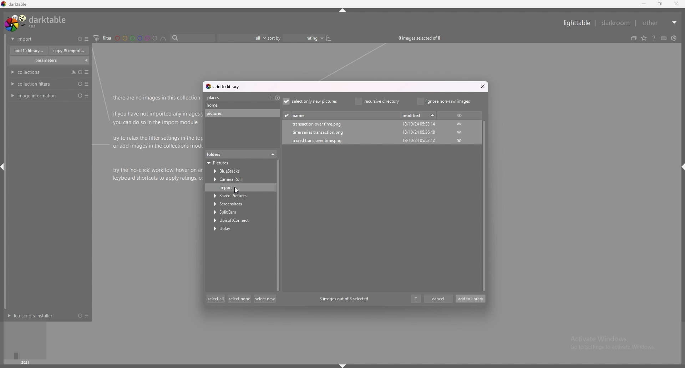 This screenshot has height=368, width=685. Describe the element at coordinates (578, 23) in the screenshot. I see `lighttable` at that location.